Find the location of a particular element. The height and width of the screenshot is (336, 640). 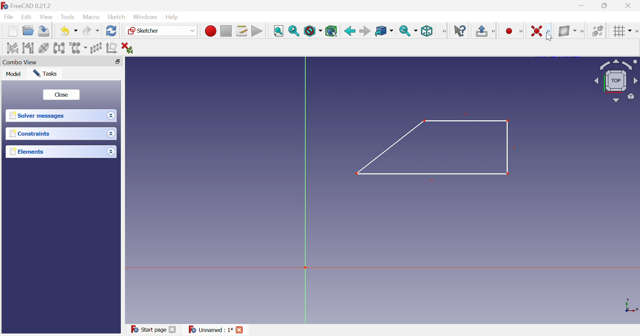

Select associated constraints is located at coordinates (10, 48).